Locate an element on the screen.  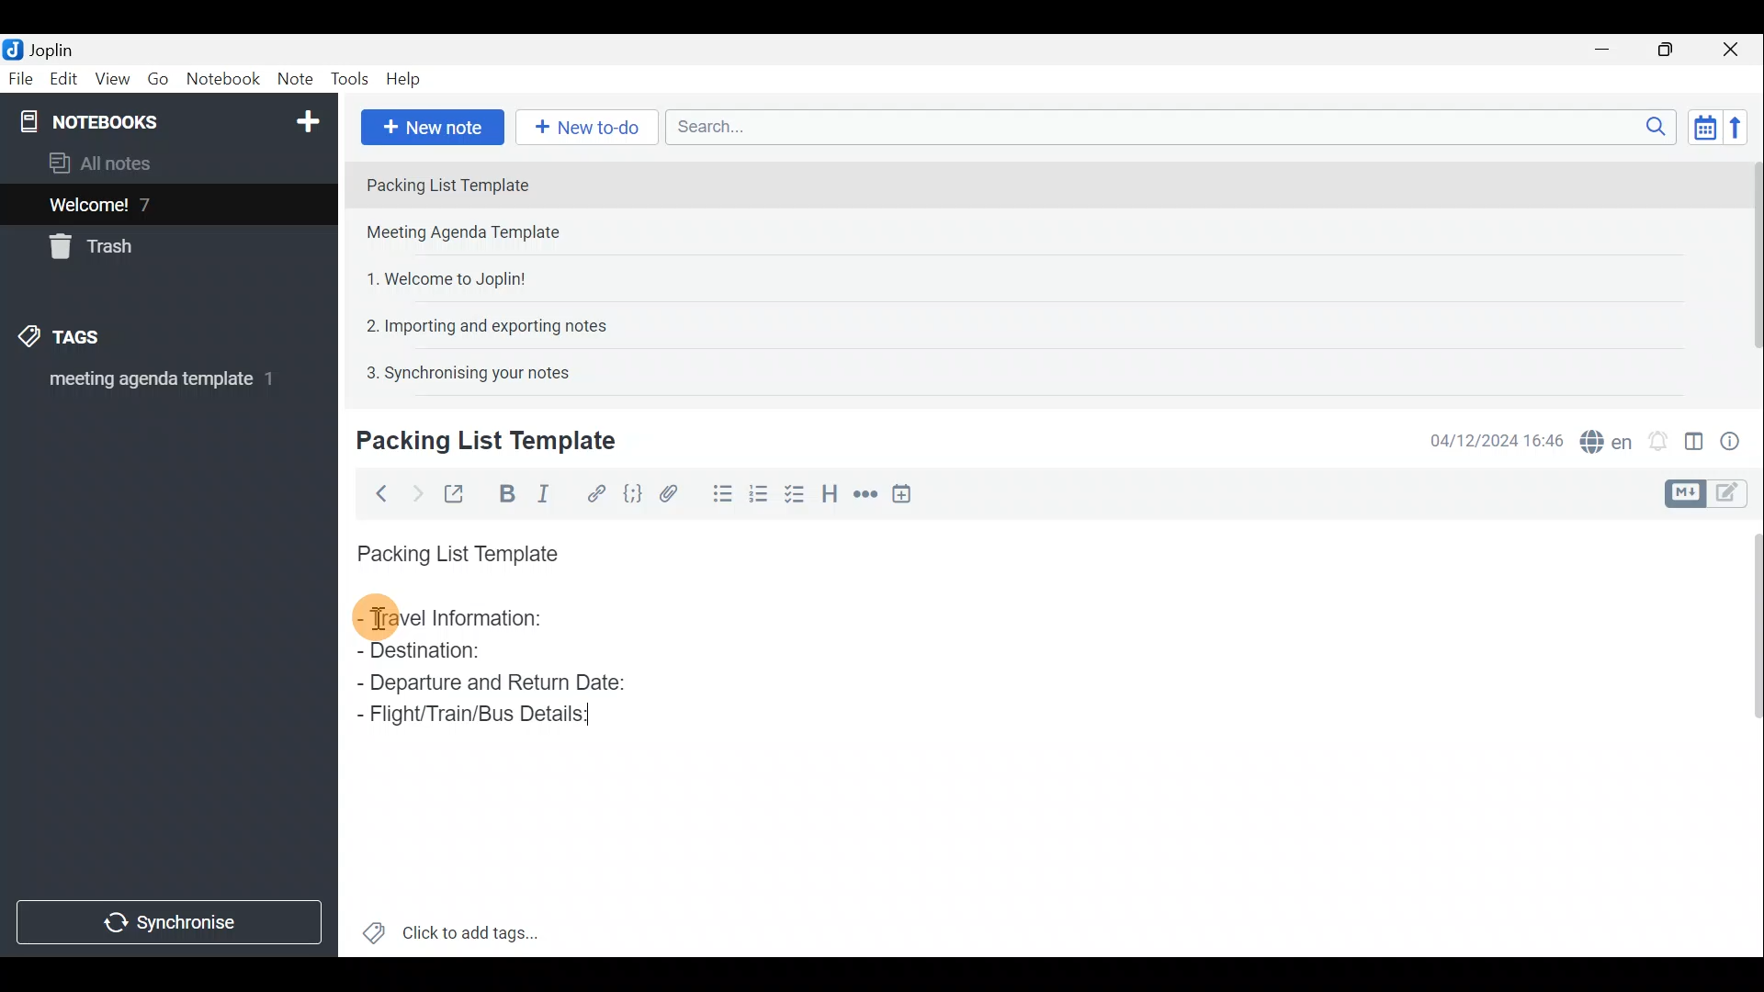
Insert time is located at coordinates (908, 493).